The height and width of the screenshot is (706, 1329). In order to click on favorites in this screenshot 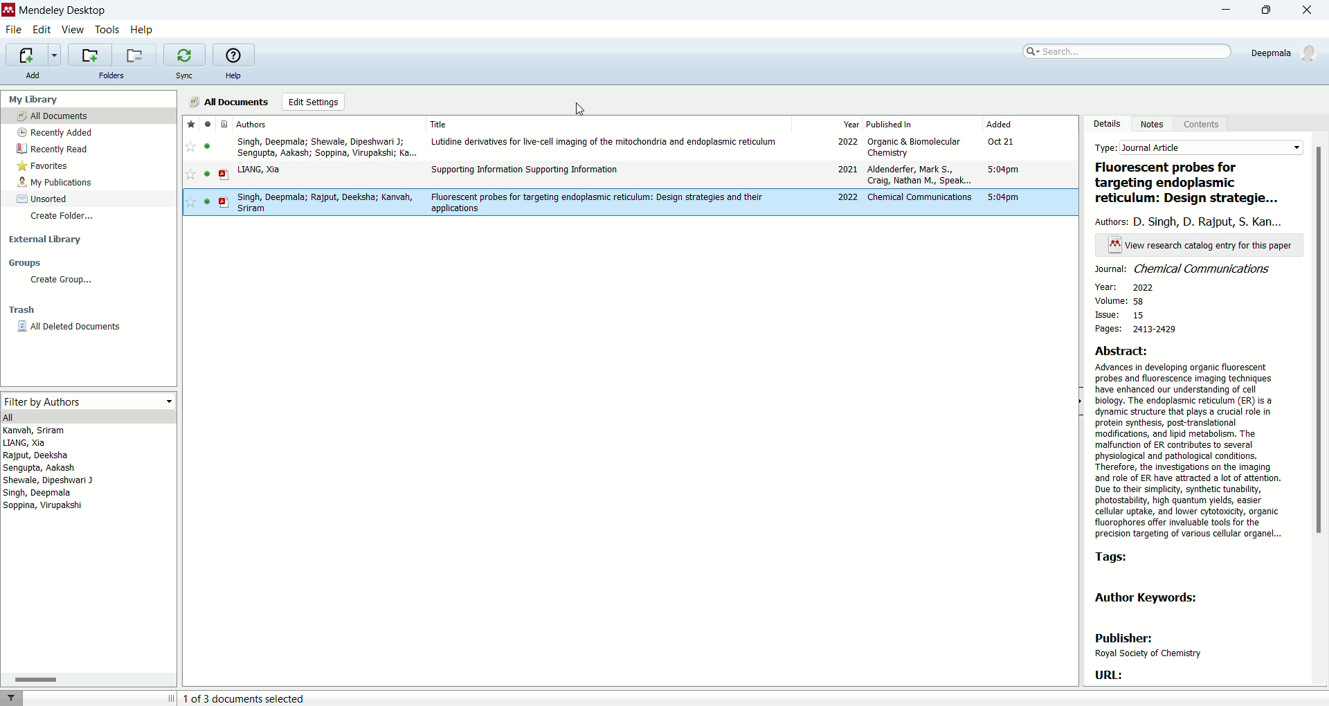, I will do `click(46, 167)`.